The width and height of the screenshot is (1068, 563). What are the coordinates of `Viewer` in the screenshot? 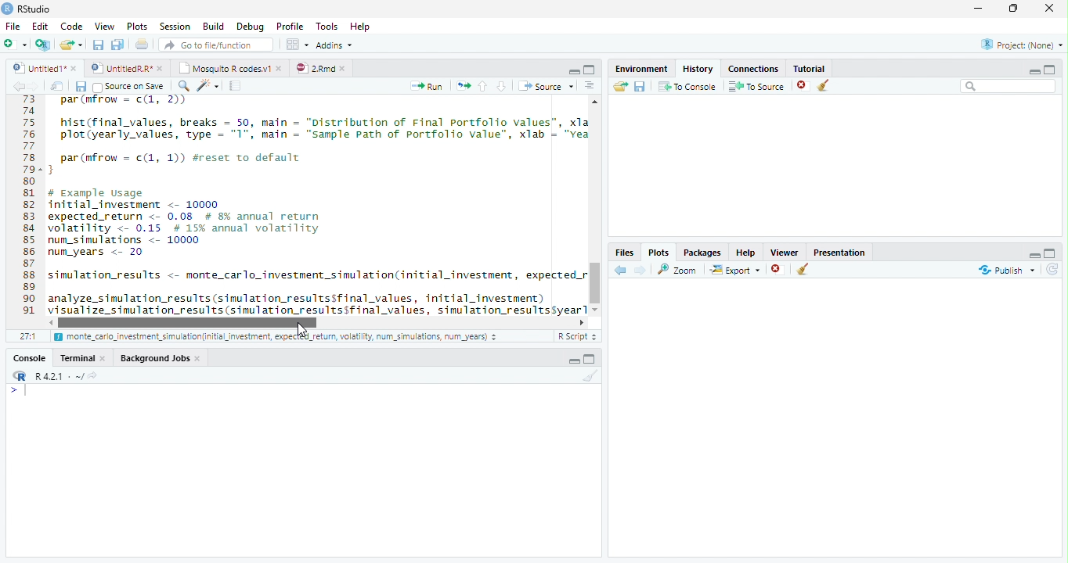 It's located at (785, 250).